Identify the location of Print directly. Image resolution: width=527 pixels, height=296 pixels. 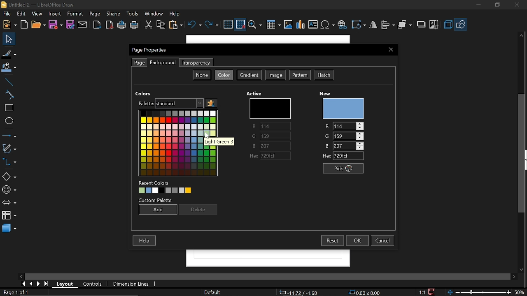
(122, 25).